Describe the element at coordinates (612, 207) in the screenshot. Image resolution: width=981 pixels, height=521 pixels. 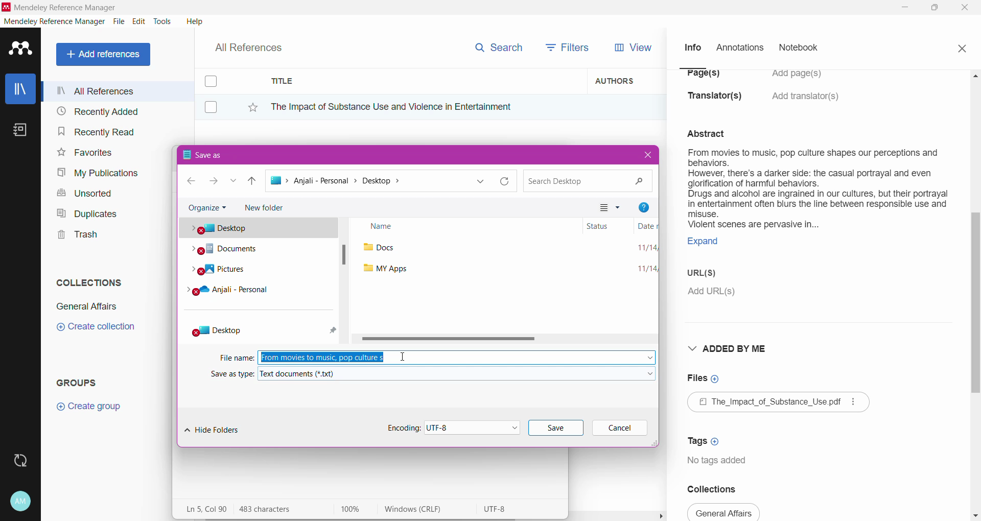
I see `Change your view` at that location.